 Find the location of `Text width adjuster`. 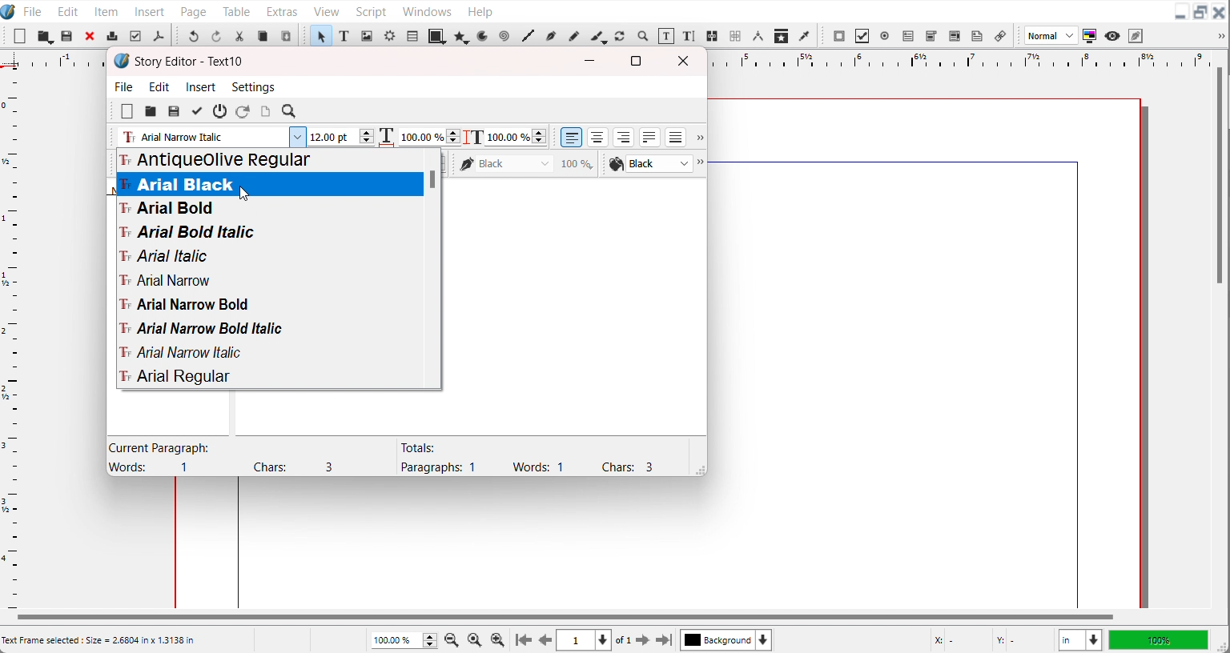

Text width adjuster is located at coordinates (429, 137).